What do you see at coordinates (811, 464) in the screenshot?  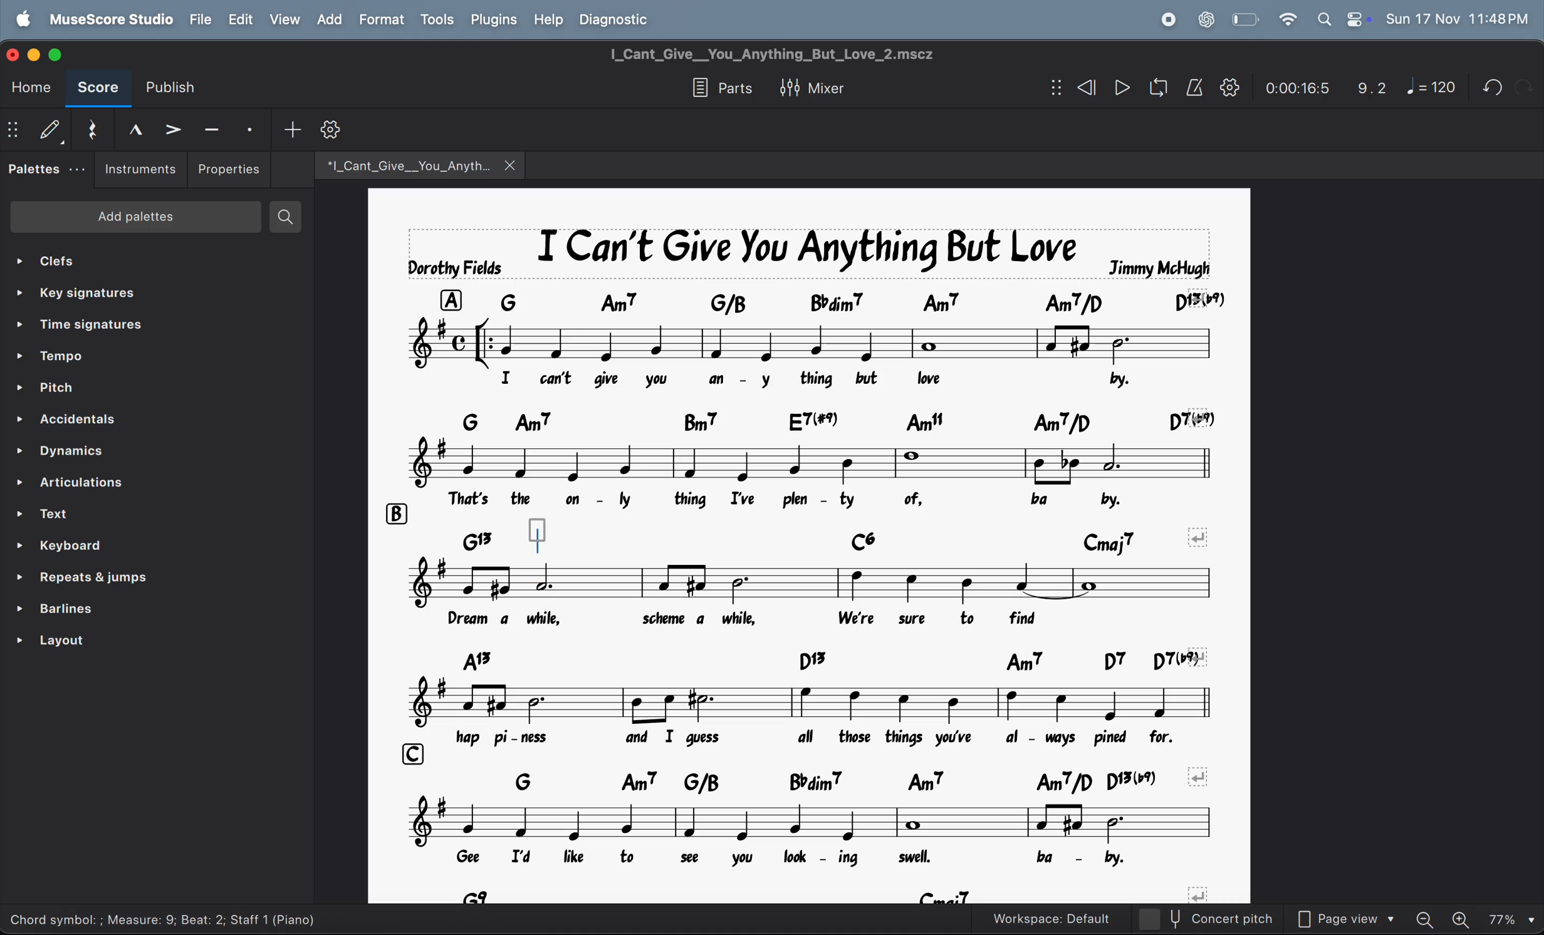 I see `notes` at bounding box center [811, 464].